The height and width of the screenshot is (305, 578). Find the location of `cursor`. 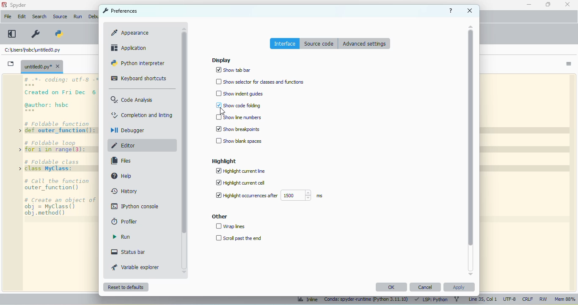

cursor is located at coordinates (222, 111).